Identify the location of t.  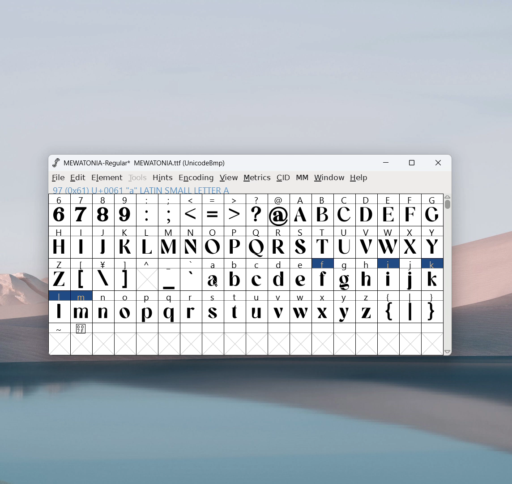
(235, 307).